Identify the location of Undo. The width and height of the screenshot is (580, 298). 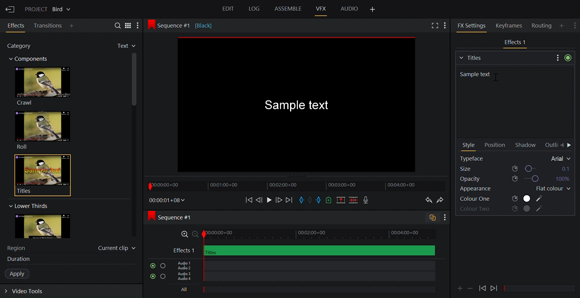
(427, 200).